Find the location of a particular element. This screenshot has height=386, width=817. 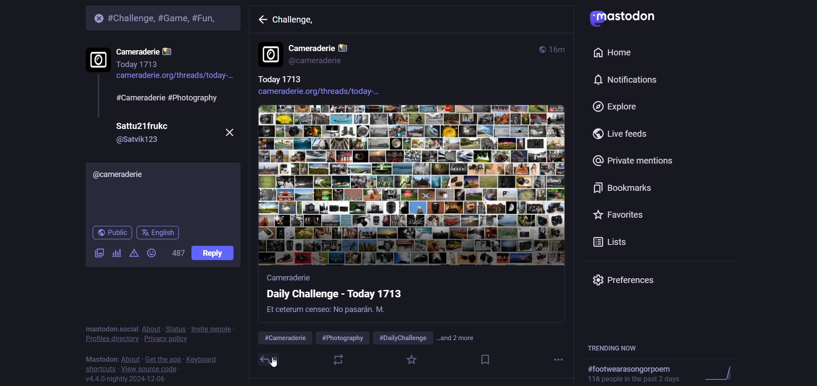

#Challenge, #Game, #Fun, is located at coordinates (166, 19).